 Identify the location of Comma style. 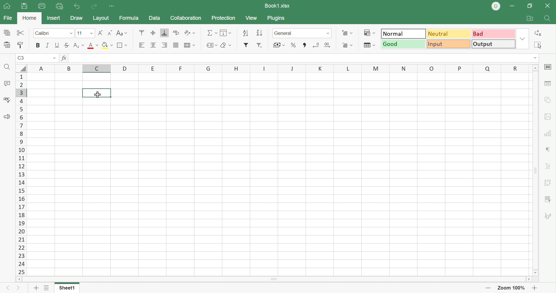
(304, 45).